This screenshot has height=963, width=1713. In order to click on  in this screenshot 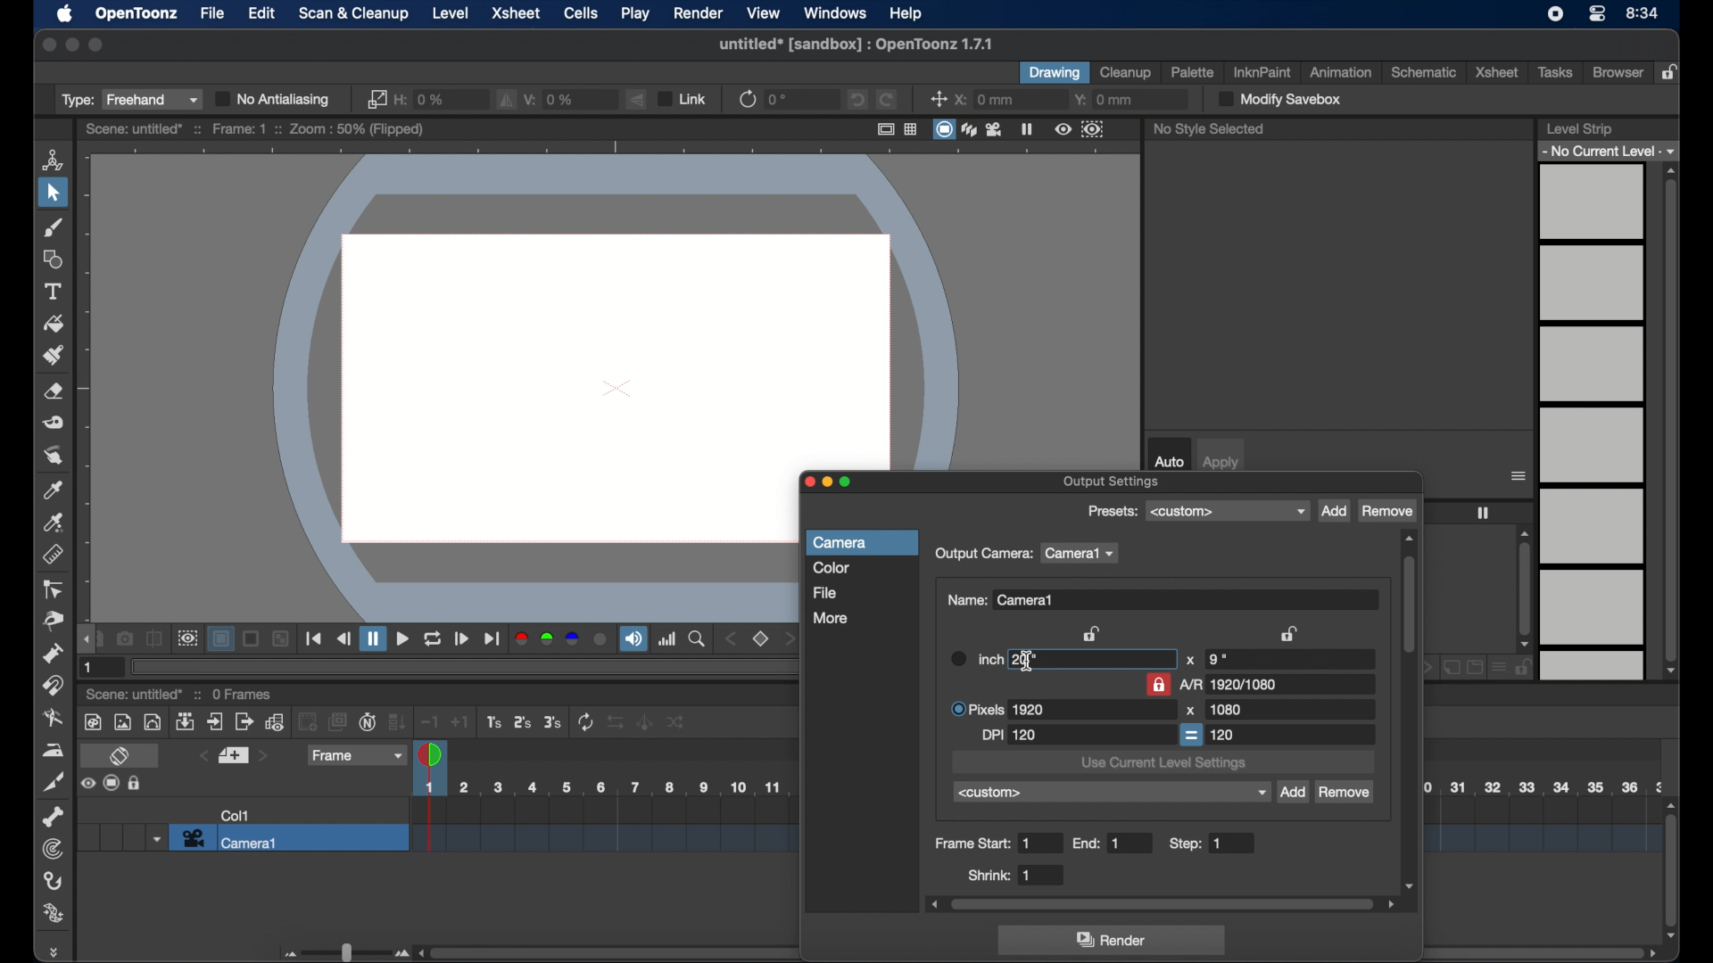, I will do `click(275, 721)`.